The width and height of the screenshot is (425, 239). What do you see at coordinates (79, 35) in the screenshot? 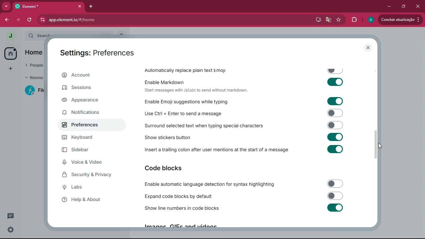
I see `Search` at bounding box center [79, 35].